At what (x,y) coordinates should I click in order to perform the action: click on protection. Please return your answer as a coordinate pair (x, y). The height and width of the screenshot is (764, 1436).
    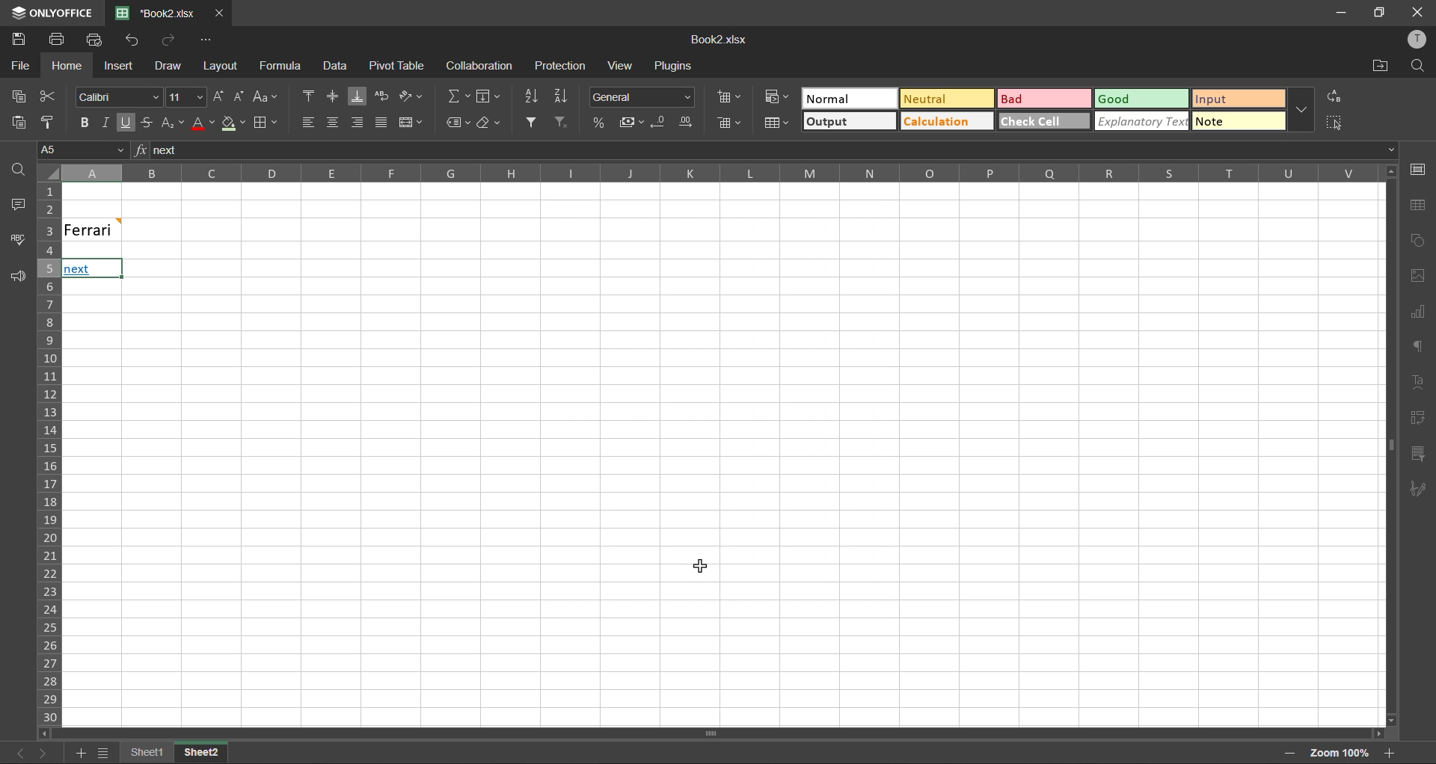
    Looking at the image, I should click on (562, 67).